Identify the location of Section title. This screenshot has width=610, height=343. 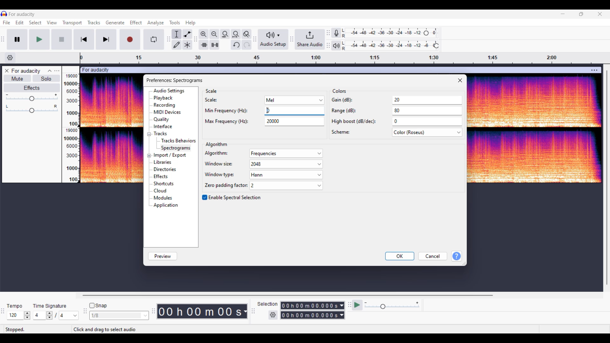
(212, 91).